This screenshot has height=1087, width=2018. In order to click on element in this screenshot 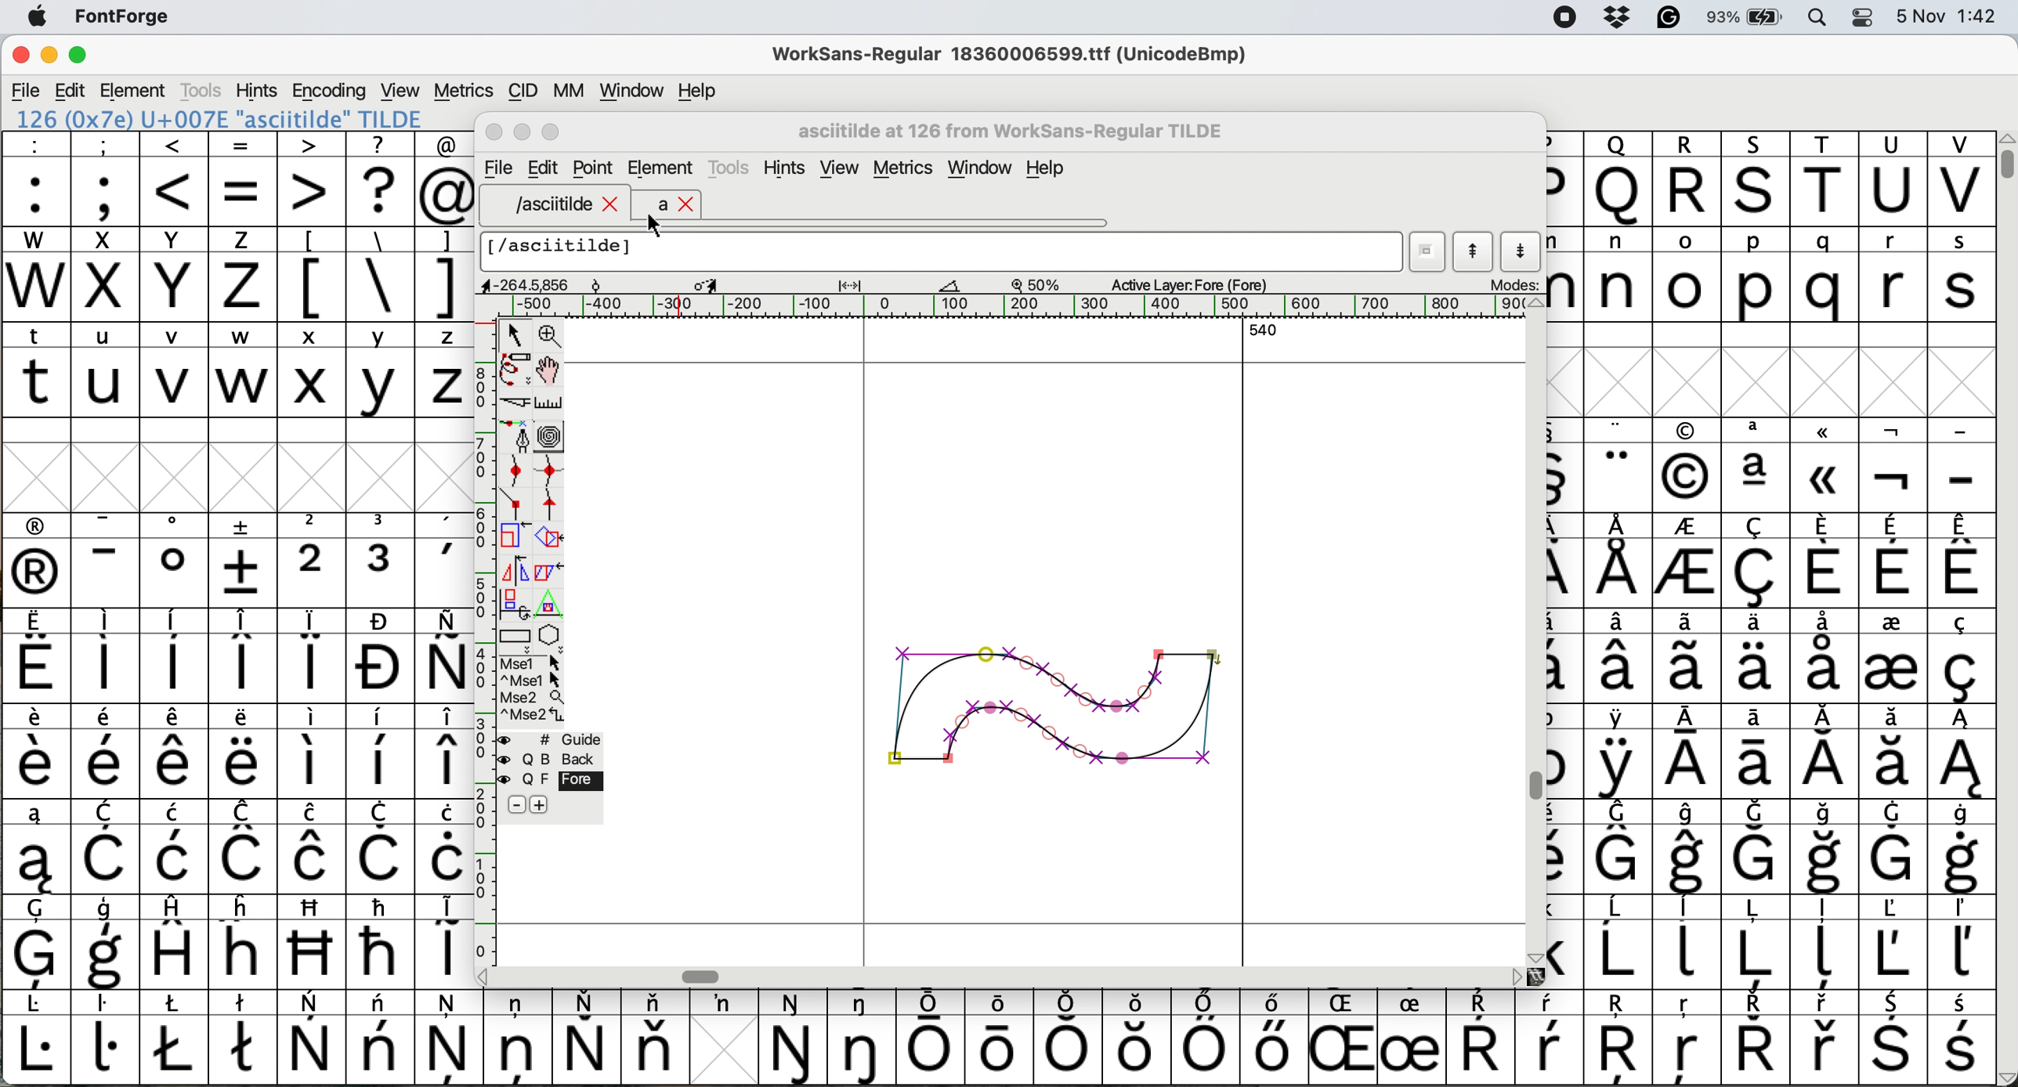, I will do `click(661, 170)`.